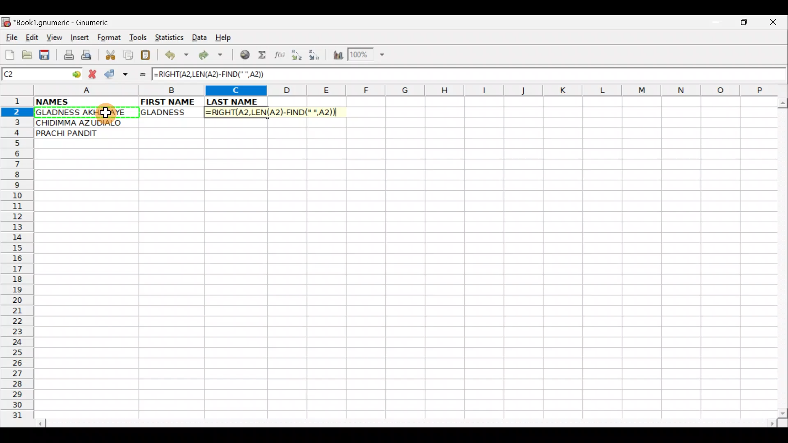 This screenshot has height=443, width=788. Describe the element at coordinates (281, 57) in the screenshot. I see `Edit function in the current cell` at that location.